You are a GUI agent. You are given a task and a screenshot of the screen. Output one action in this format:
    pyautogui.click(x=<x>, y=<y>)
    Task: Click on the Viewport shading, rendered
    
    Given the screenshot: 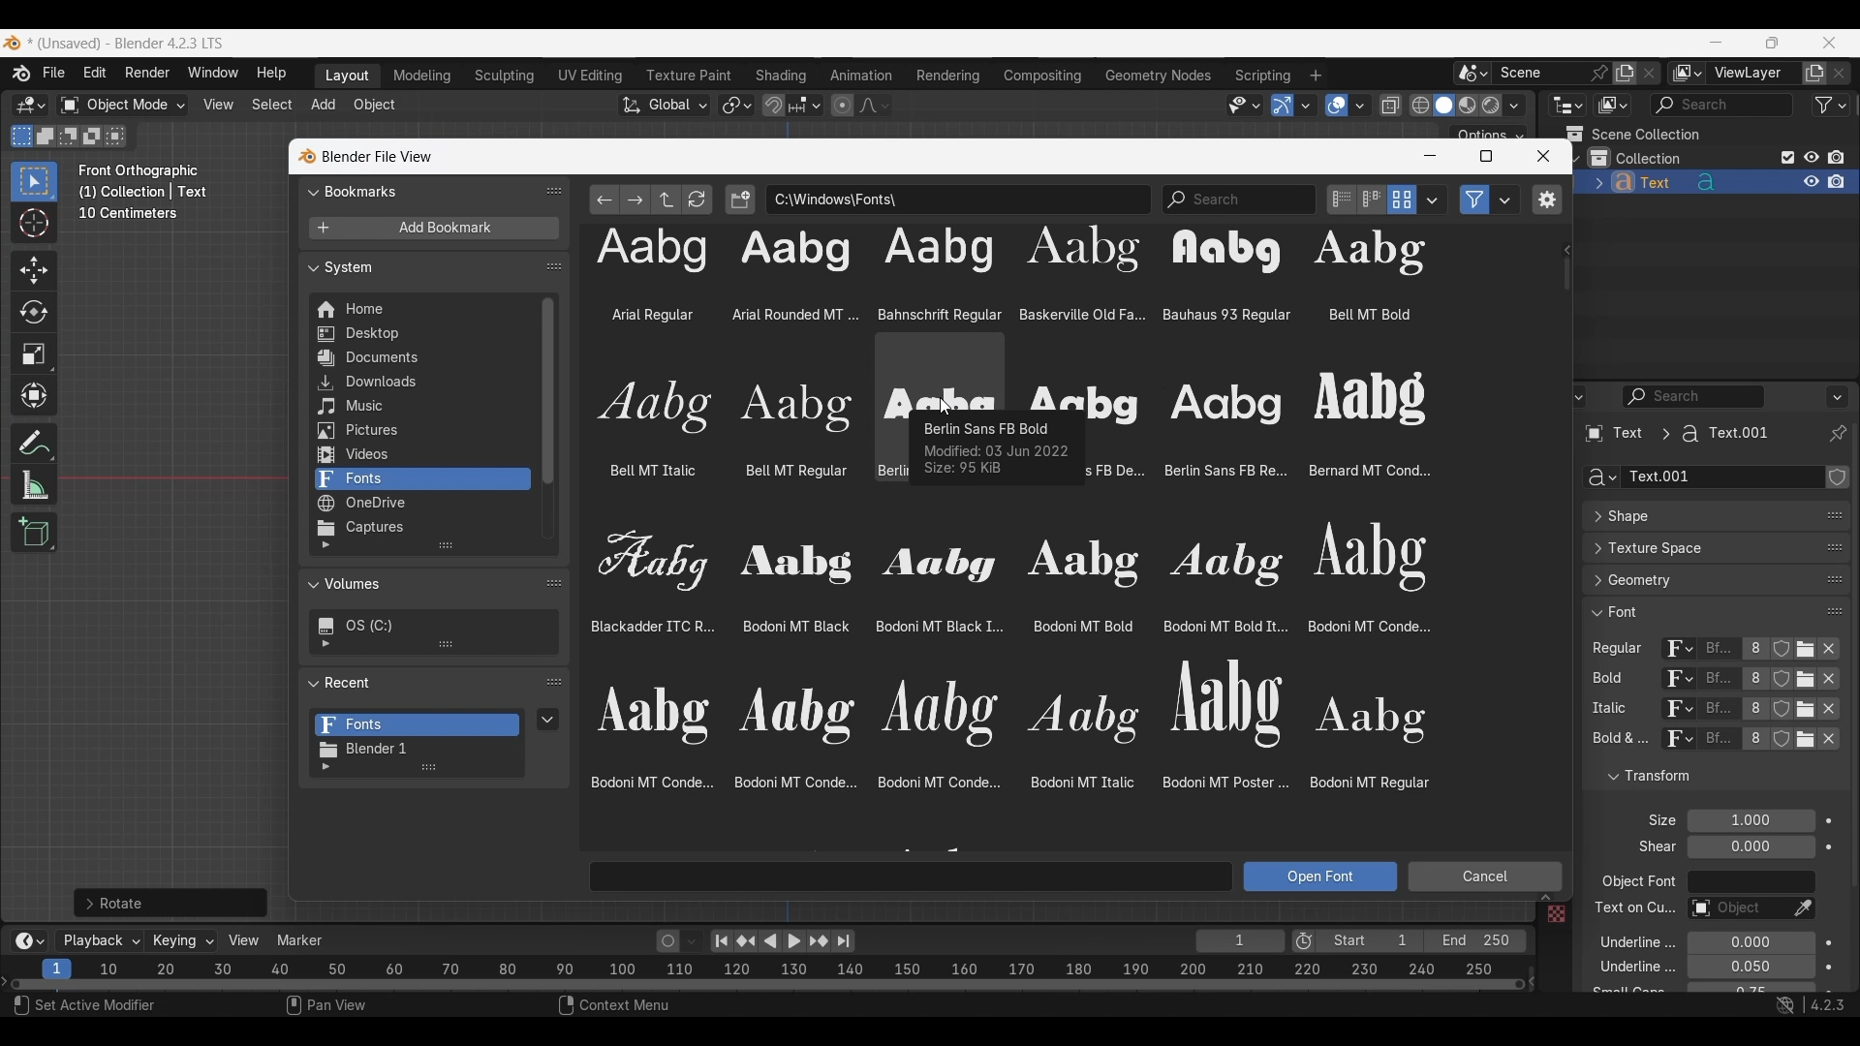 What is the action you would take?
    pyautogui.click(x=1490, y=105)
    